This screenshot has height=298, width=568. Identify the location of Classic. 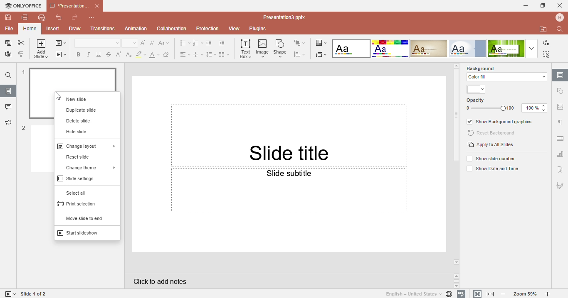
(429, 49).